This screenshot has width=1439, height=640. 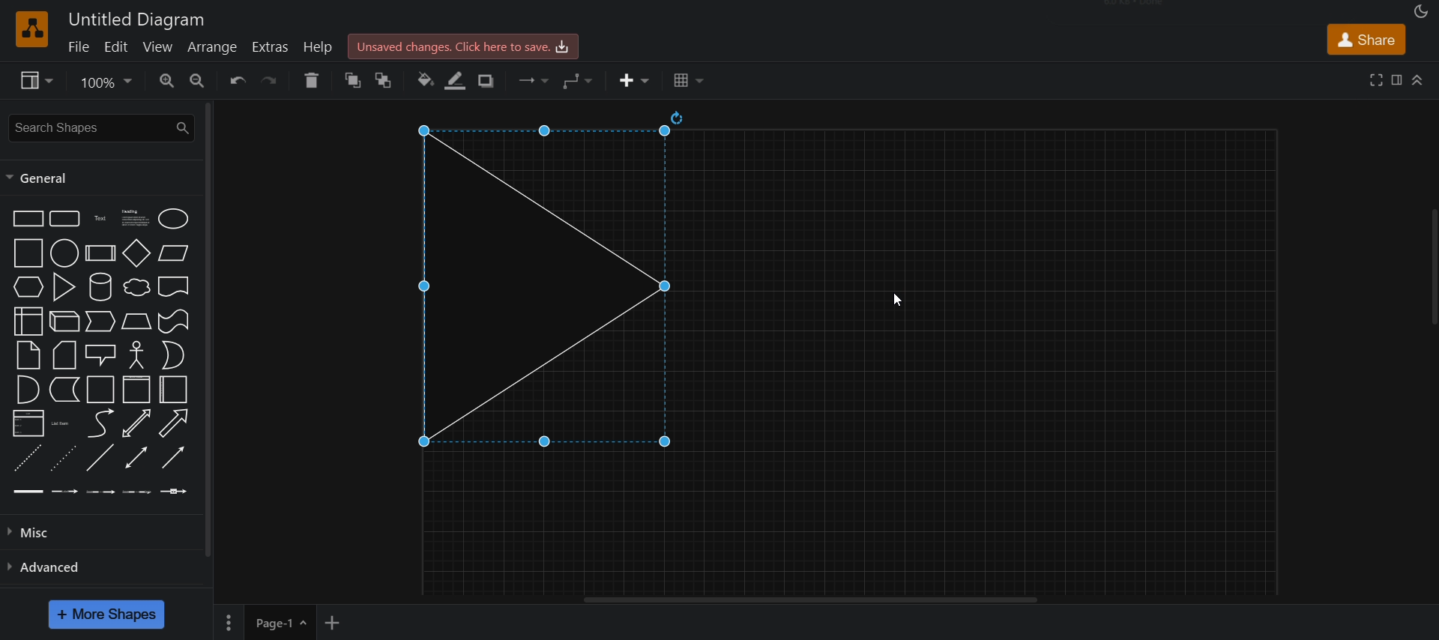 I want to click on text, so click(x=101, y=218).